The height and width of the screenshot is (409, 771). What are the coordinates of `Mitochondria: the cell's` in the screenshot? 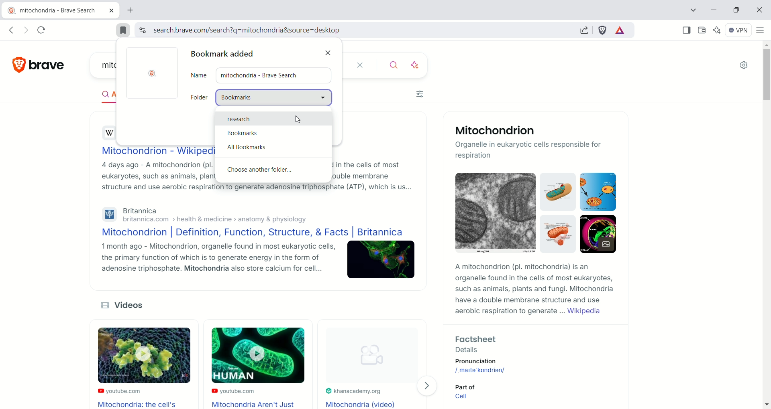 It's located at (139, 404).